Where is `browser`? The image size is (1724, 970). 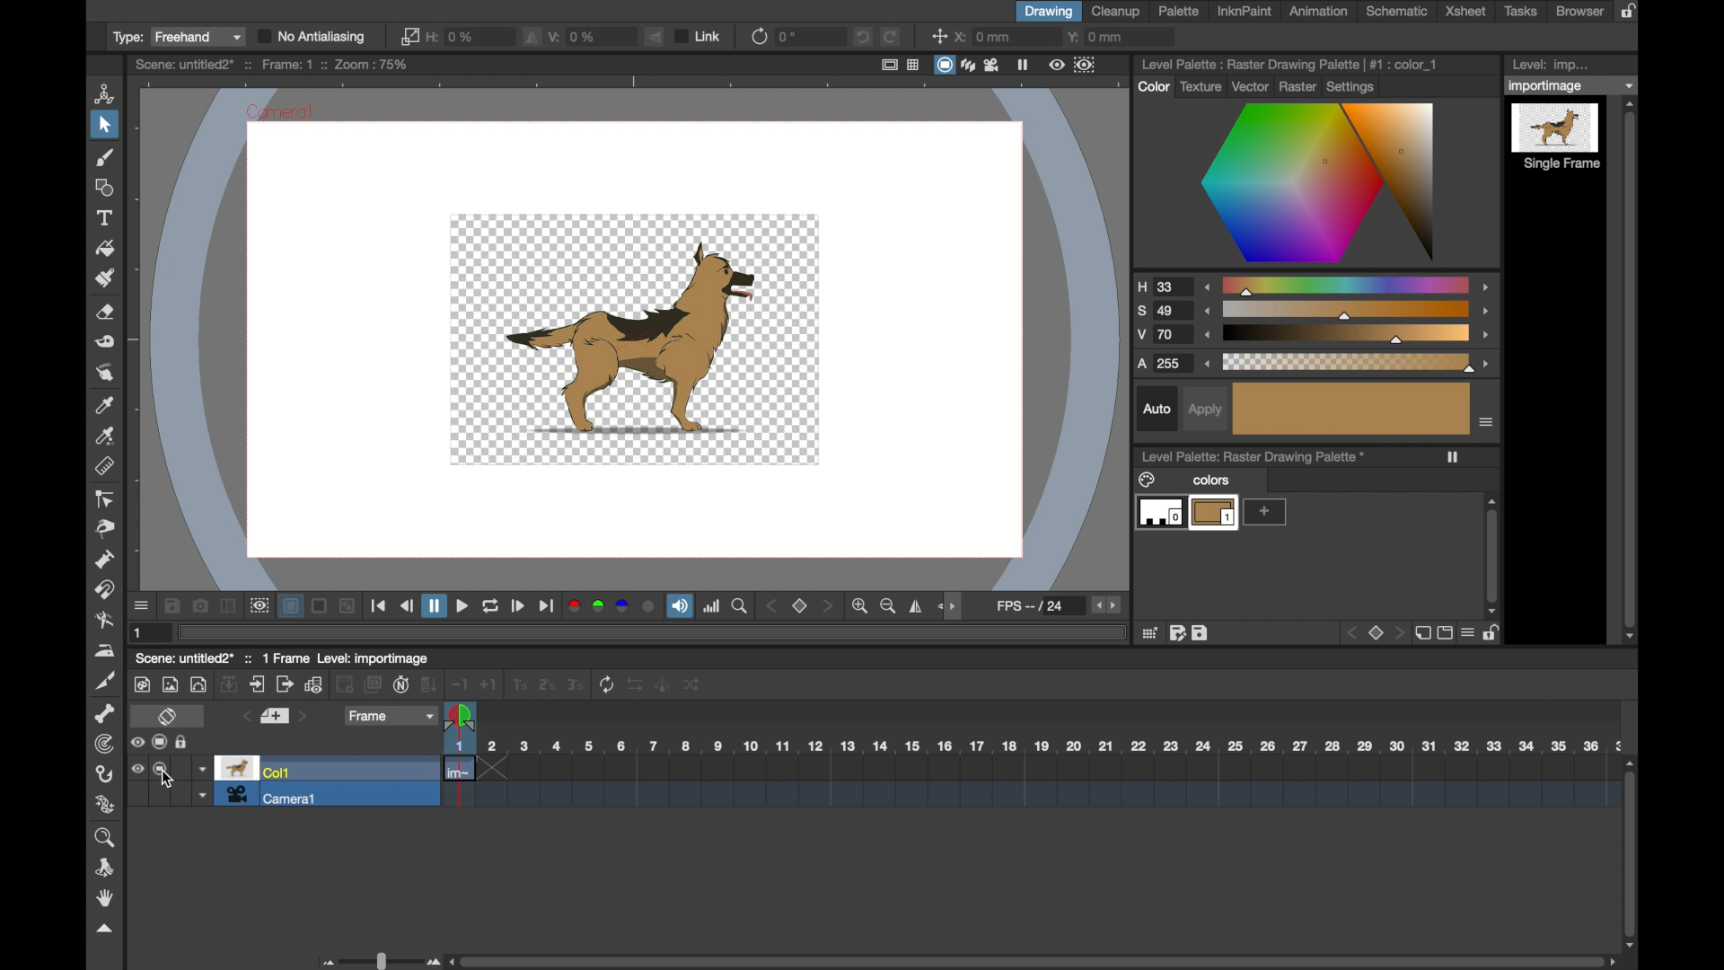
browser is located at coordinates (1579, 11).